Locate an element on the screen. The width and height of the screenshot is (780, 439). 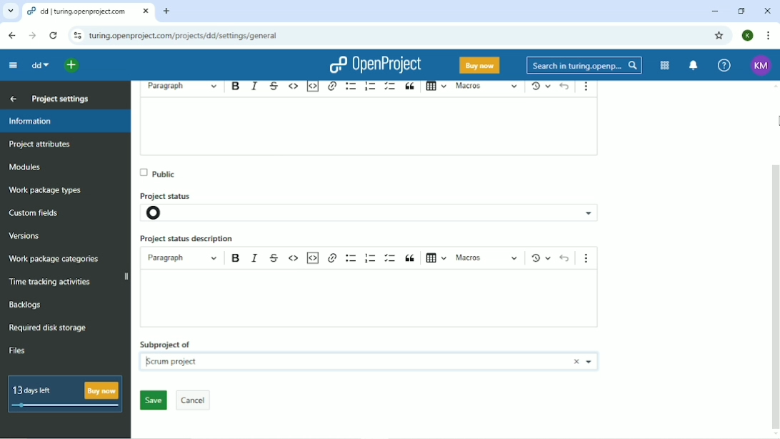
Help is located at coordinates (724, 65).